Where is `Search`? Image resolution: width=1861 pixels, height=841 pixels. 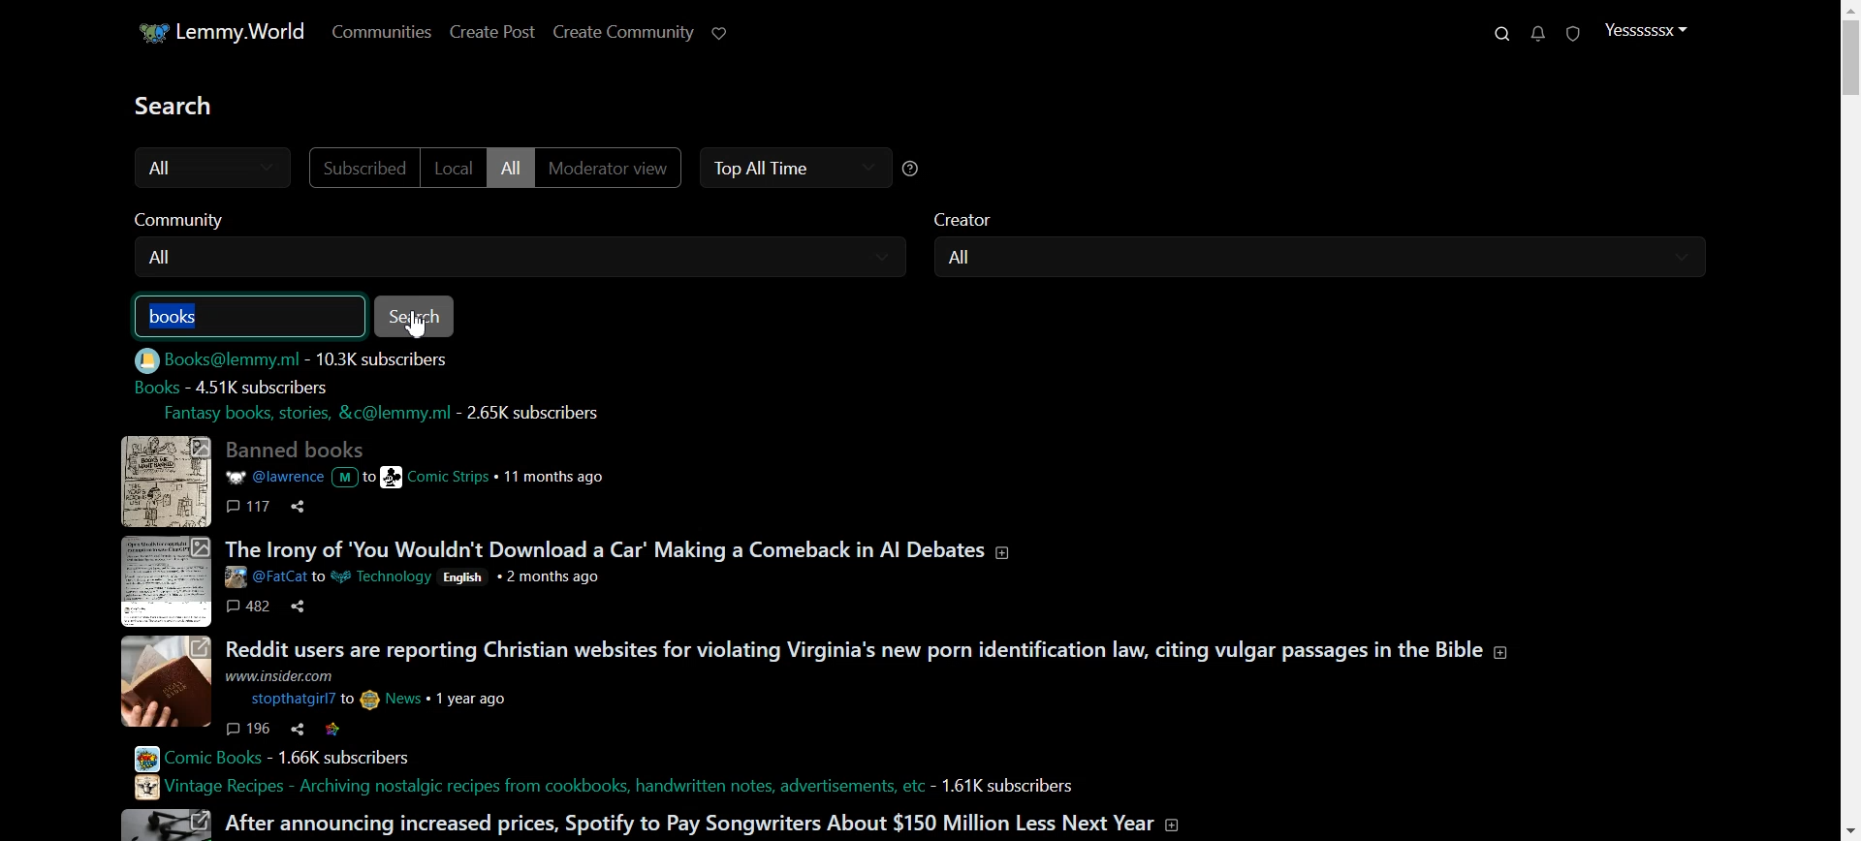
Search is located at coordinates (416, 317).